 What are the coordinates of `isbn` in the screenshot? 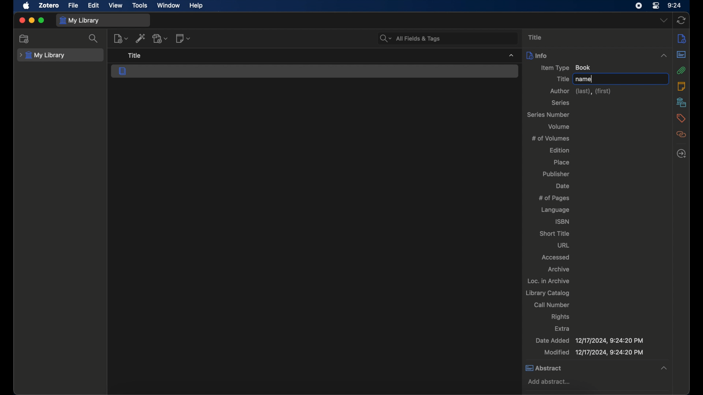 It's located at (562, 222).